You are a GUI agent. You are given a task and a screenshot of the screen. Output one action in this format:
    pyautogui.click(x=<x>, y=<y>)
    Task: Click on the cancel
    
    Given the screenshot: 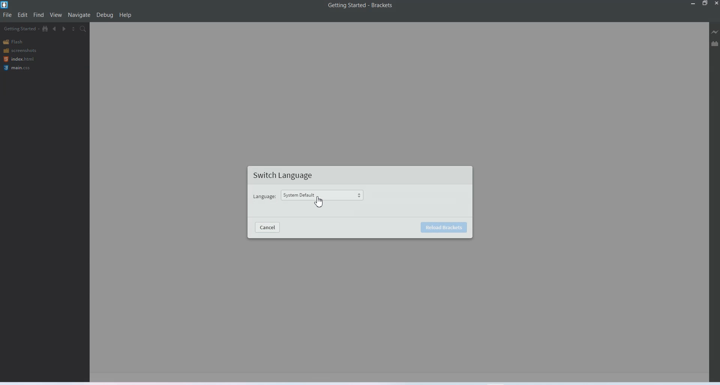 What is the action you would take?
    pyautogui.click(x=268, y=227)
    